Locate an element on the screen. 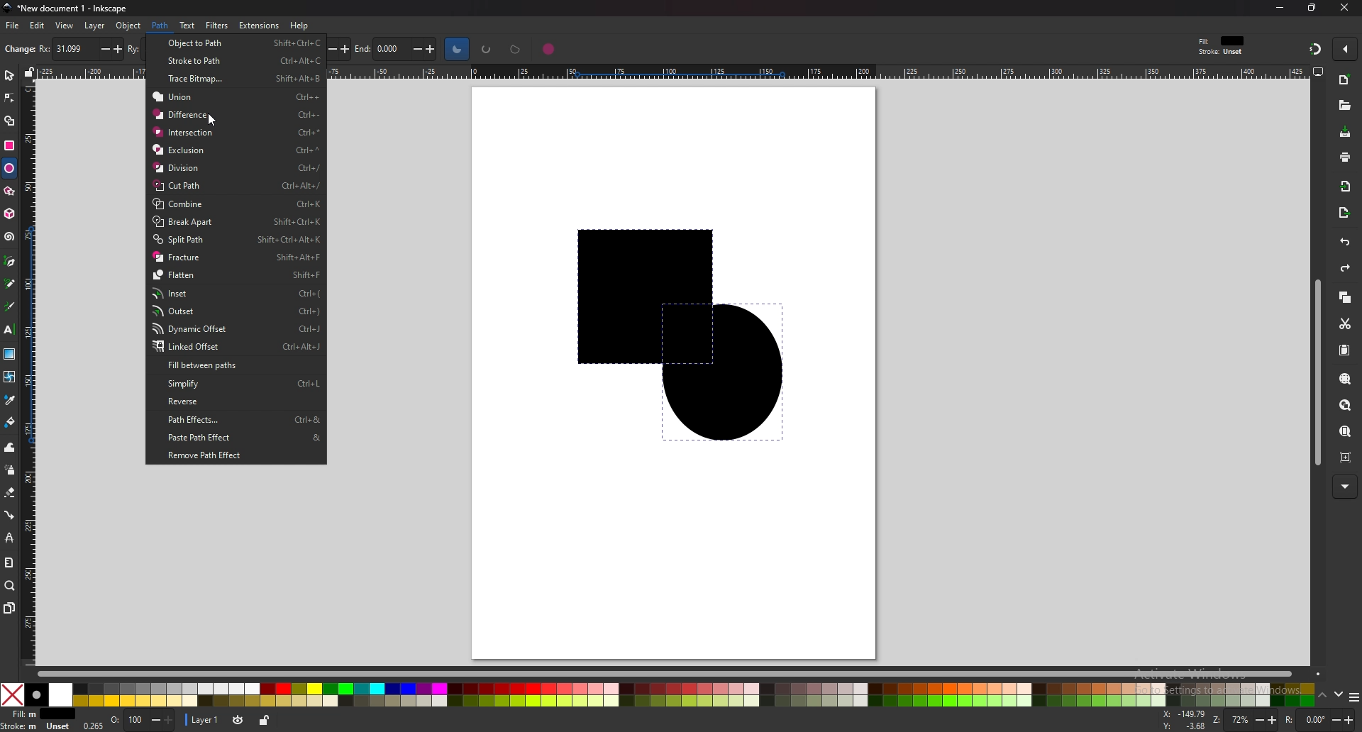 This screenshot has height=732, width=1362. star is located at coordinates (9, 191).